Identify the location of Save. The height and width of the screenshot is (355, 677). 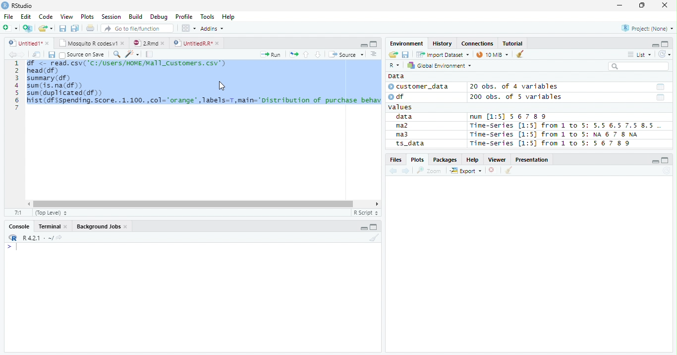
(62, 28).